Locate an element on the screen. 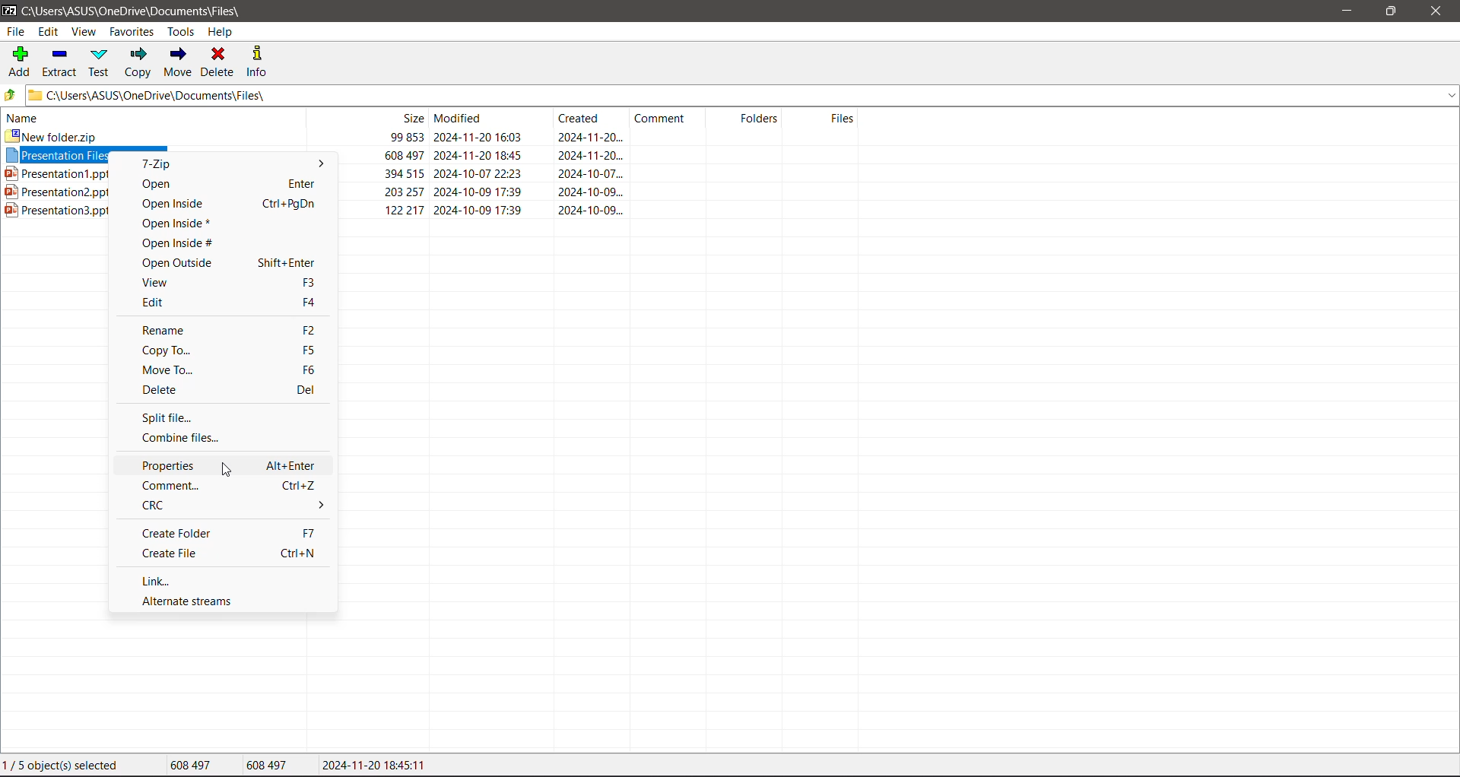  Application Logo is located at coordinates (11, 9).